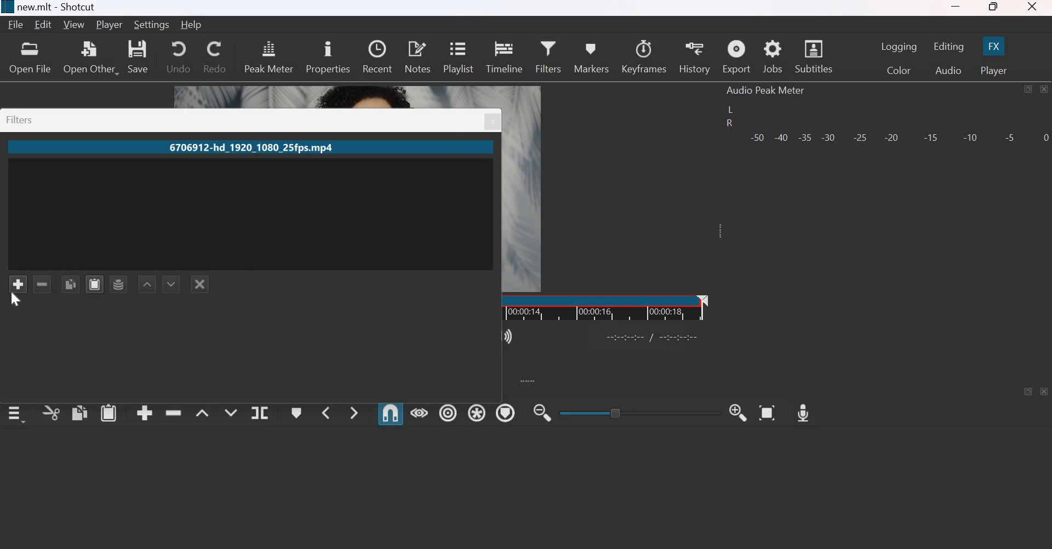 This screenshot has height=549, width=1052. Describe the element at coordinates (548, 55) in the screenshot. I see `Filters` at that location.